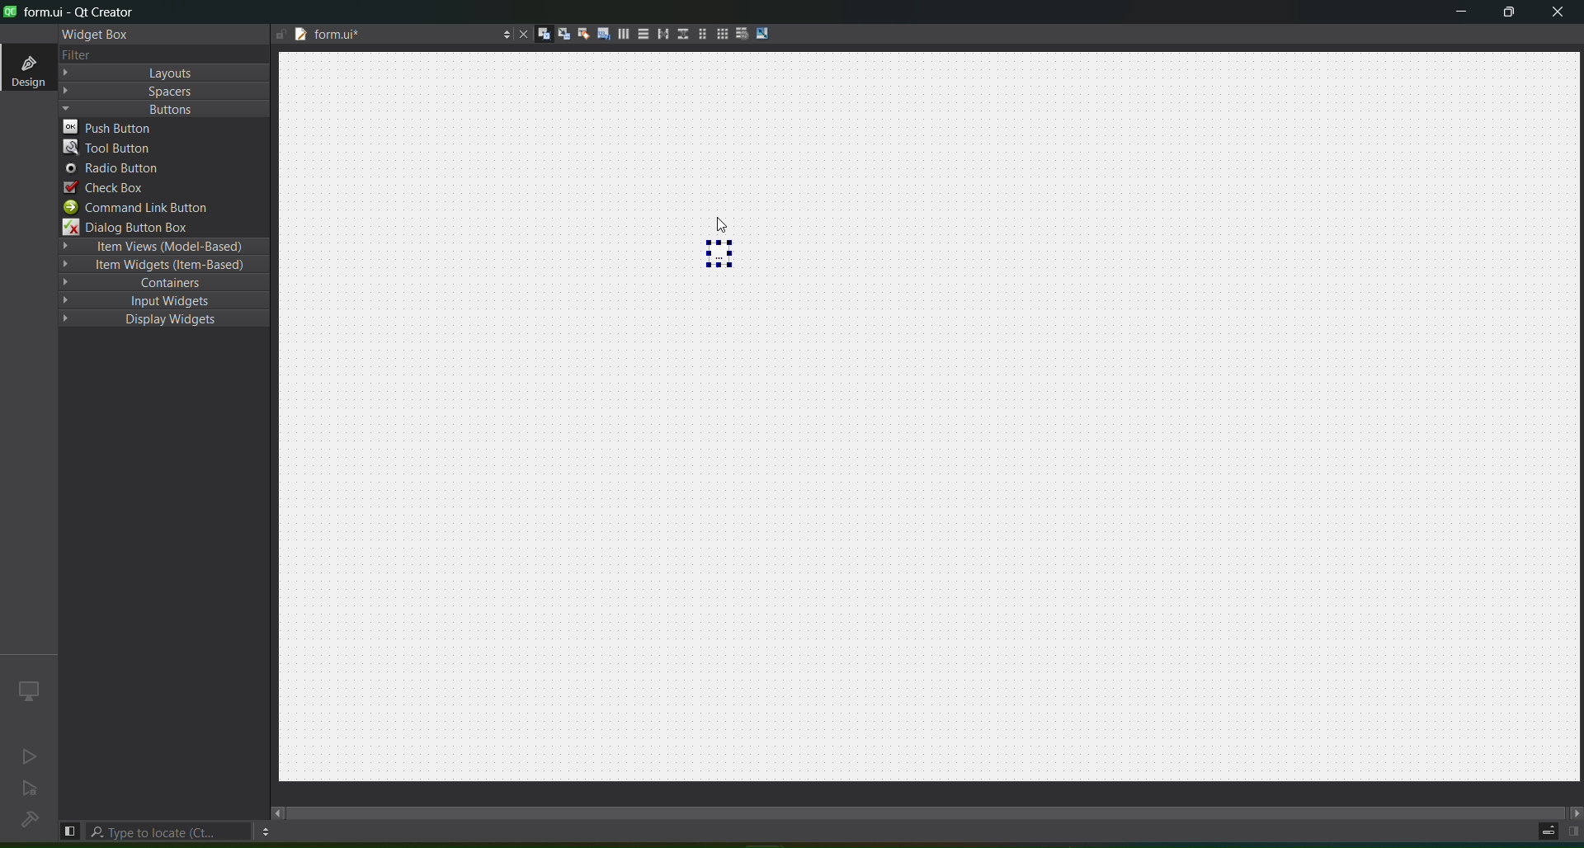  What do you see at coordinates (1539, 834) in the screenshot?
I see `progress details` at bounding box center [1539, 834].